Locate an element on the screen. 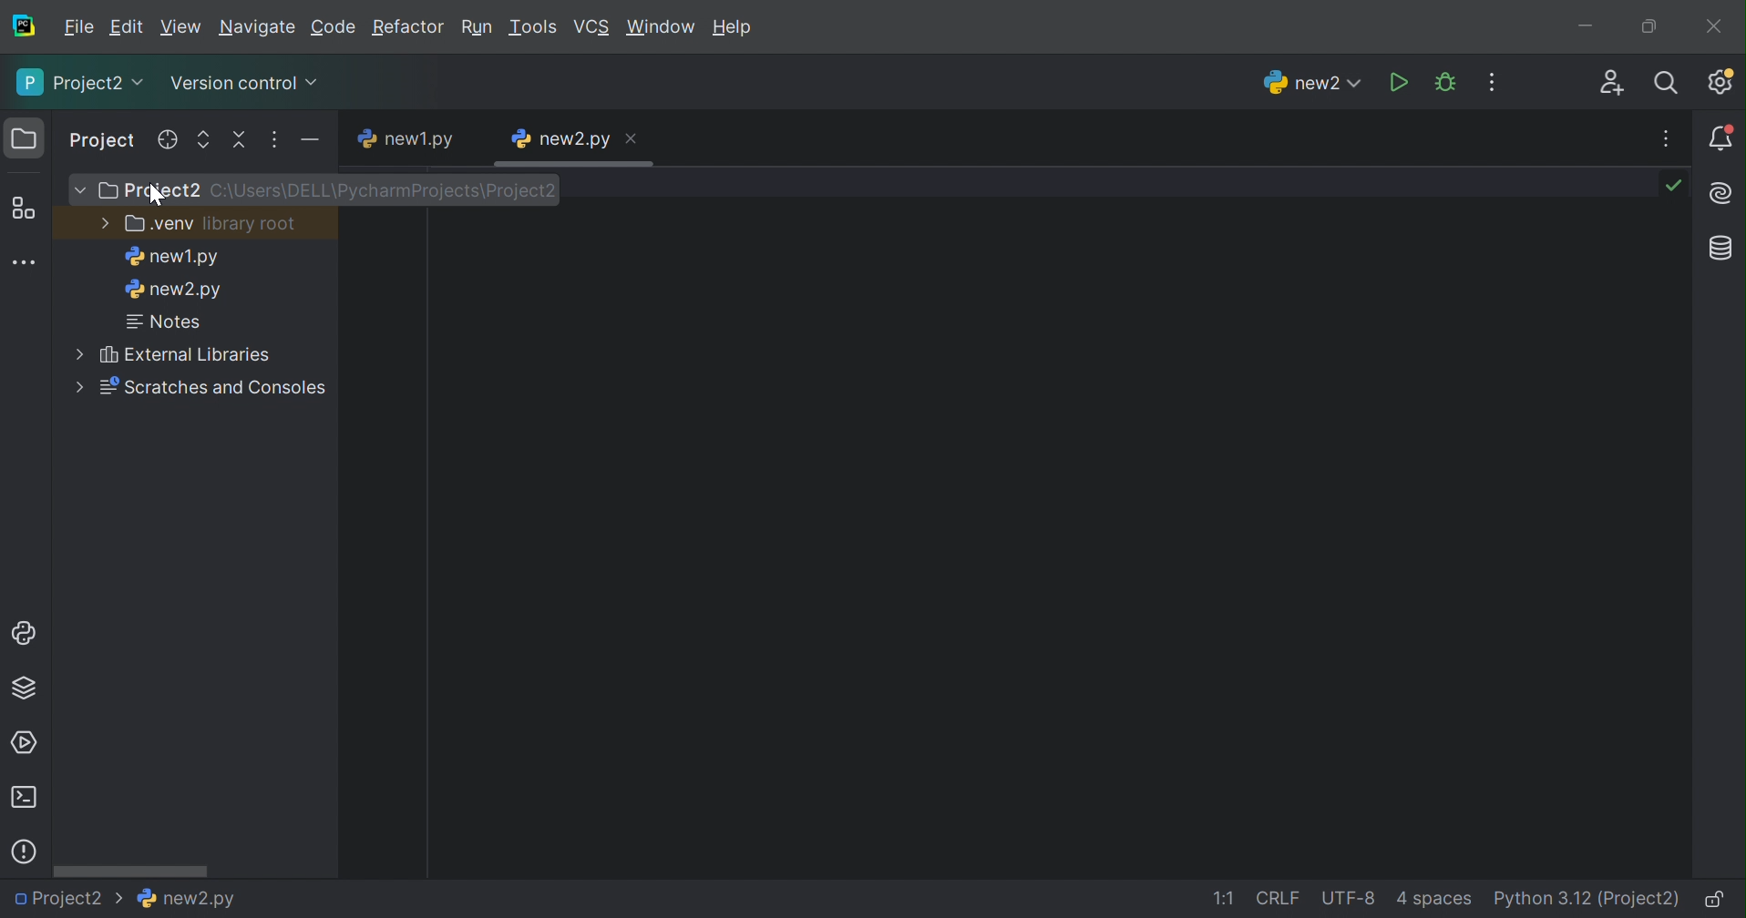 This screenshot has width=1746, height=918. Collapse all is located at coordinates (241, 139).